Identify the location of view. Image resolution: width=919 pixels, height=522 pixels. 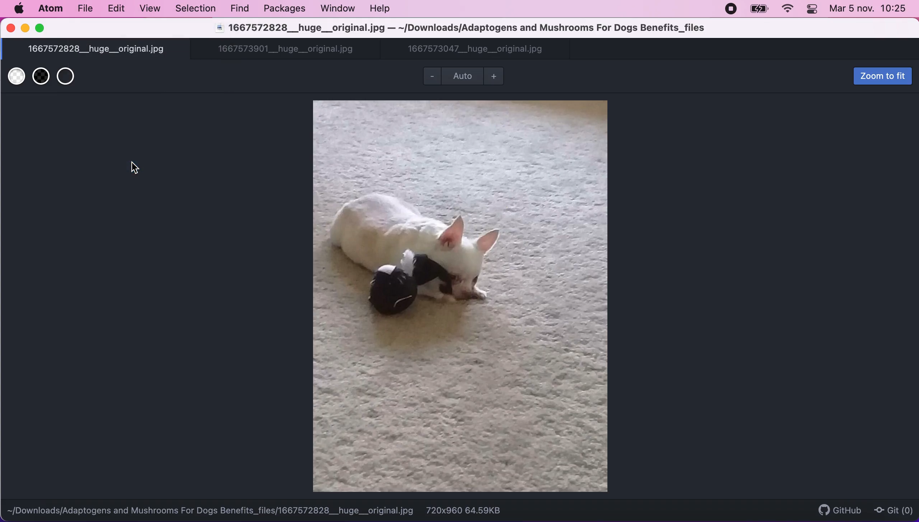
(151, 9).